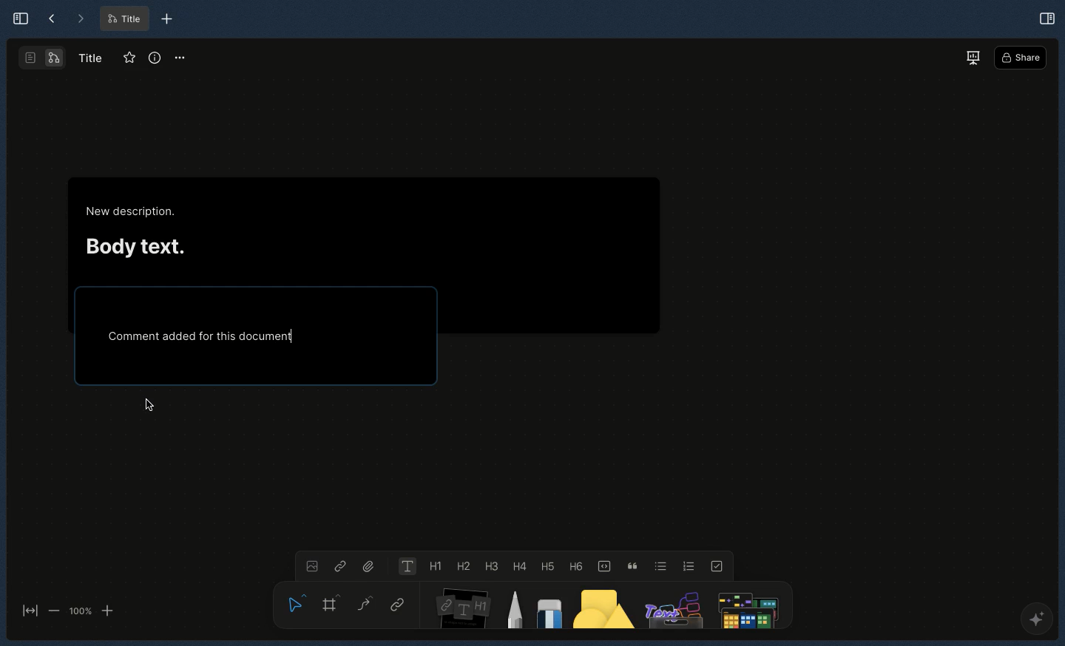 The image size is (1065, 646). Describe the element at coordinates (492, 565) in the screenshot. I see `Heading 3` at that location.